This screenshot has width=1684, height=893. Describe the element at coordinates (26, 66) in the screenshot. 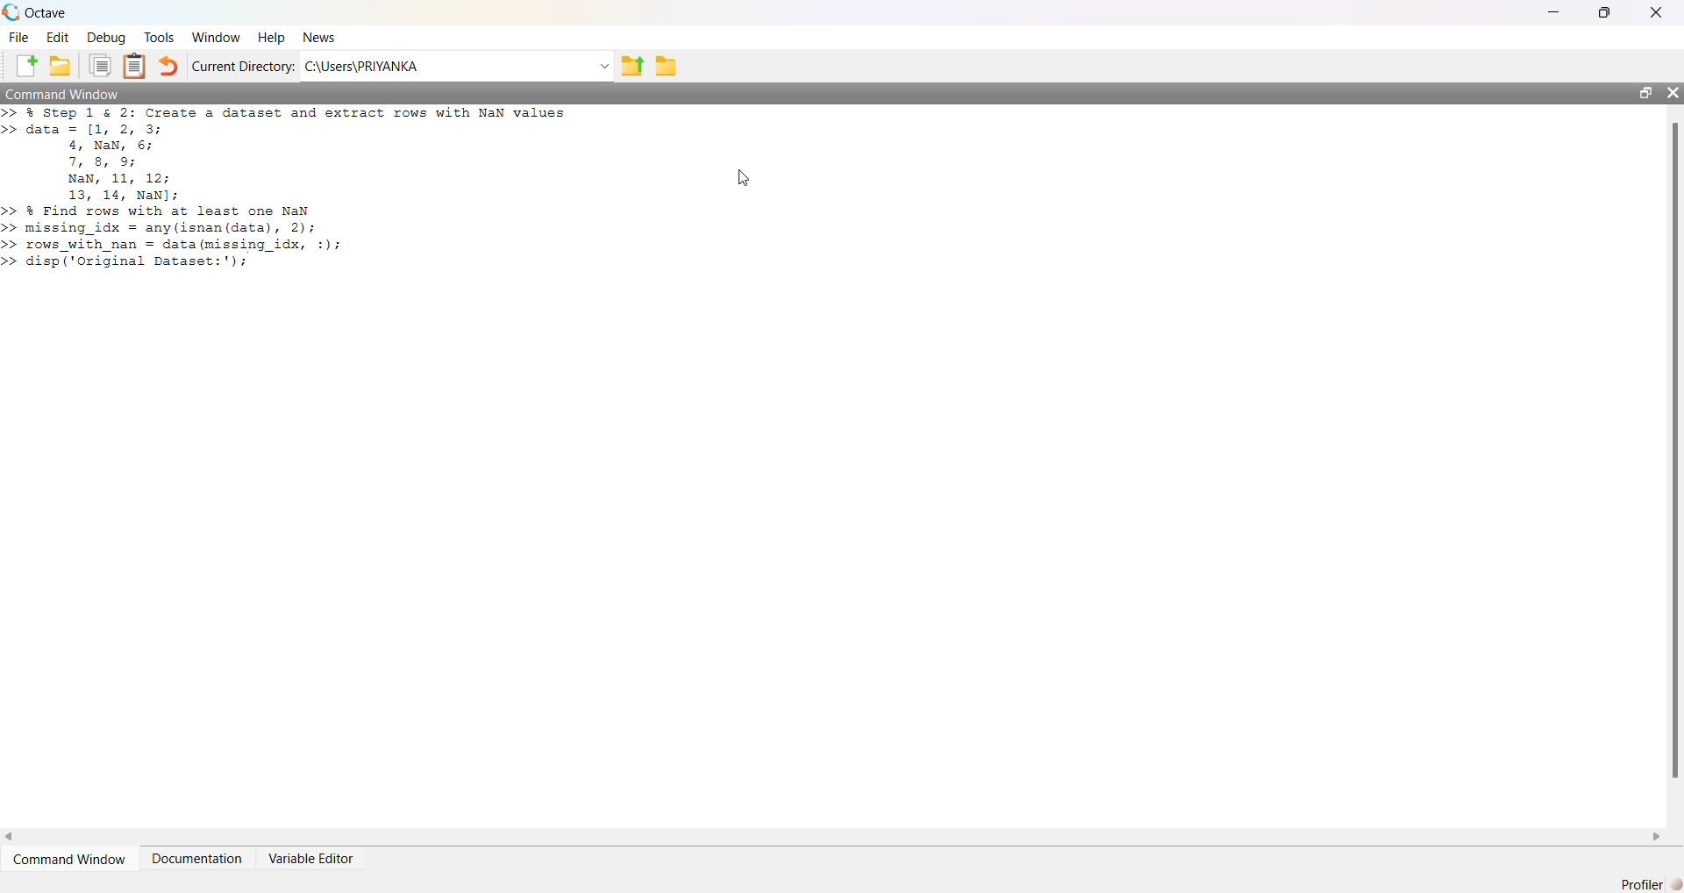

I see `New File` at that location.